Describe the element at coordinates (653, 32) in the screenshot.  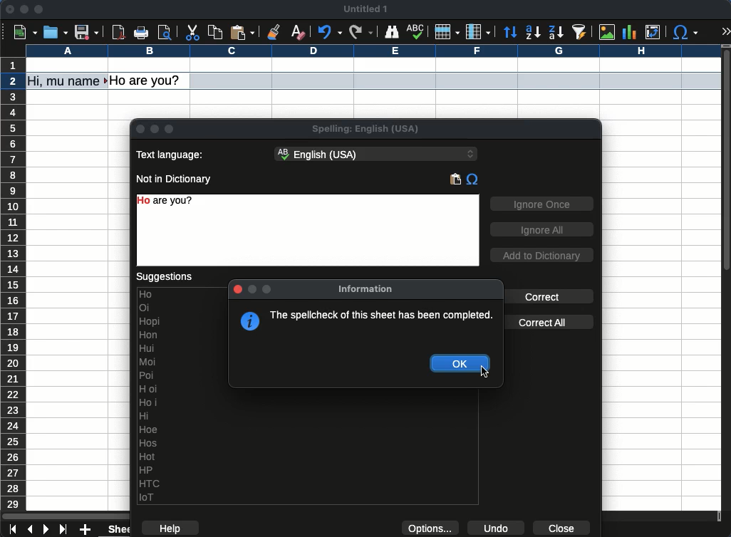
I see `pivot table` at that location.